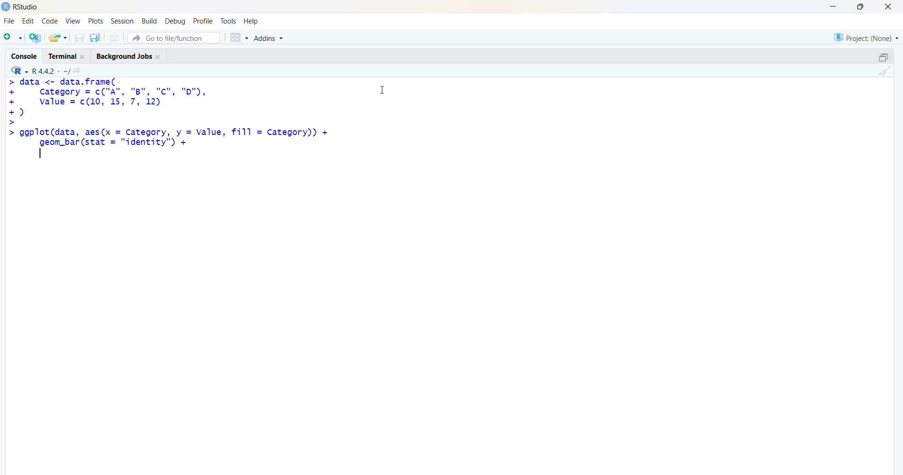 This screenshot has width=903, height=475. I want to click on tools, so click(229, 21).